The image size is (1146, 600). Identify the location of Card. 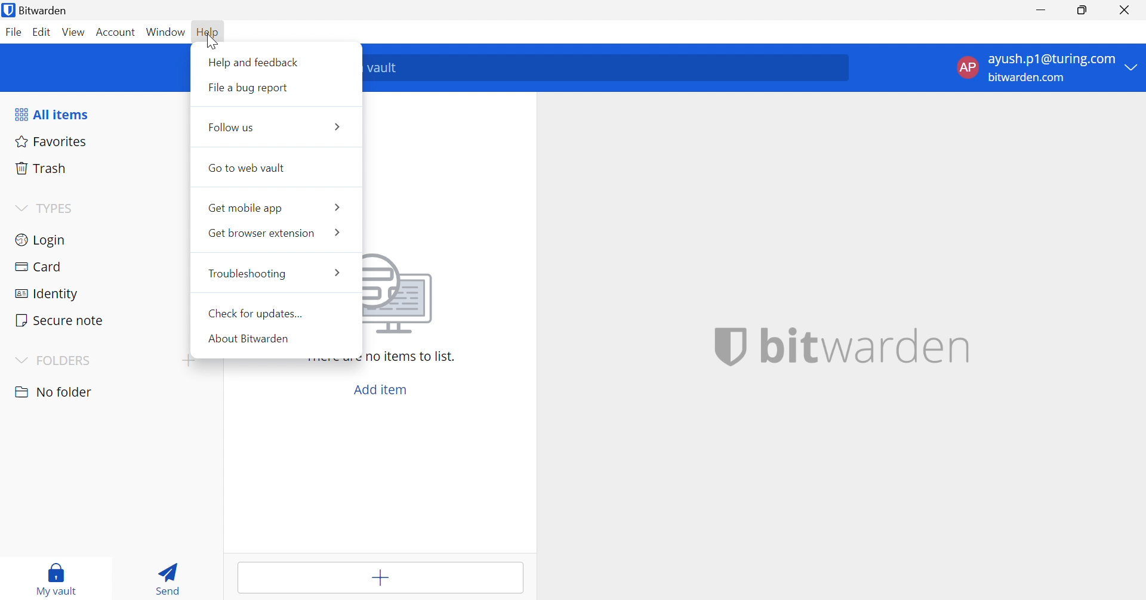
(98, 268).